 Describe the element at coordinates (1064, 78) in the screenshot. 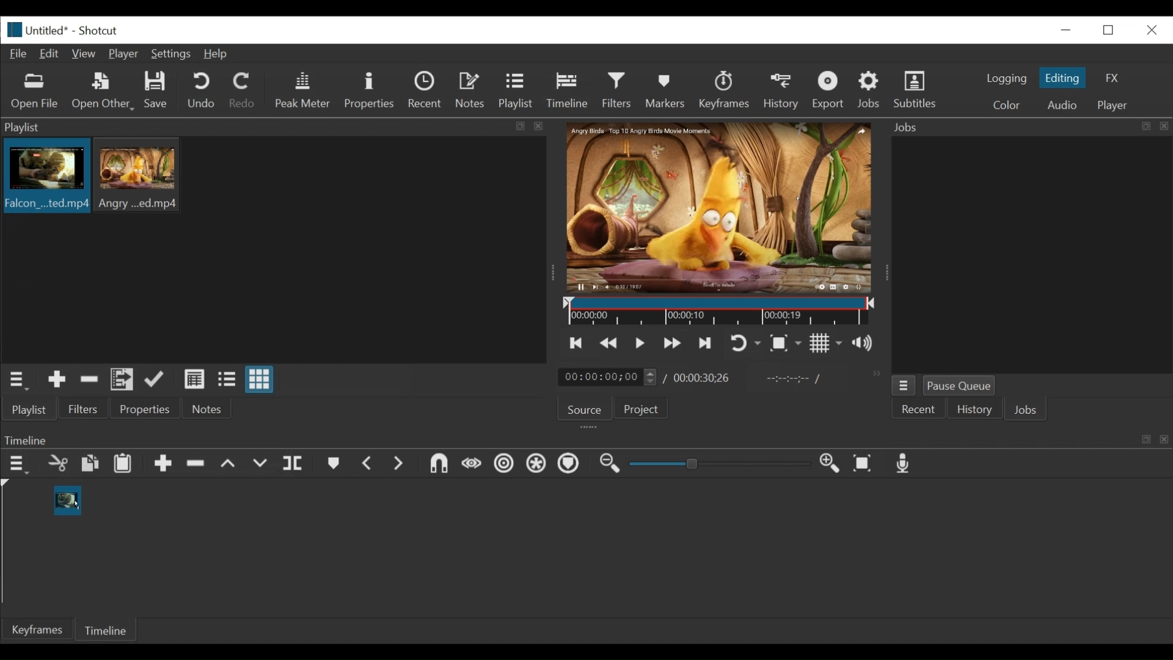

I see `Editing` at that location.